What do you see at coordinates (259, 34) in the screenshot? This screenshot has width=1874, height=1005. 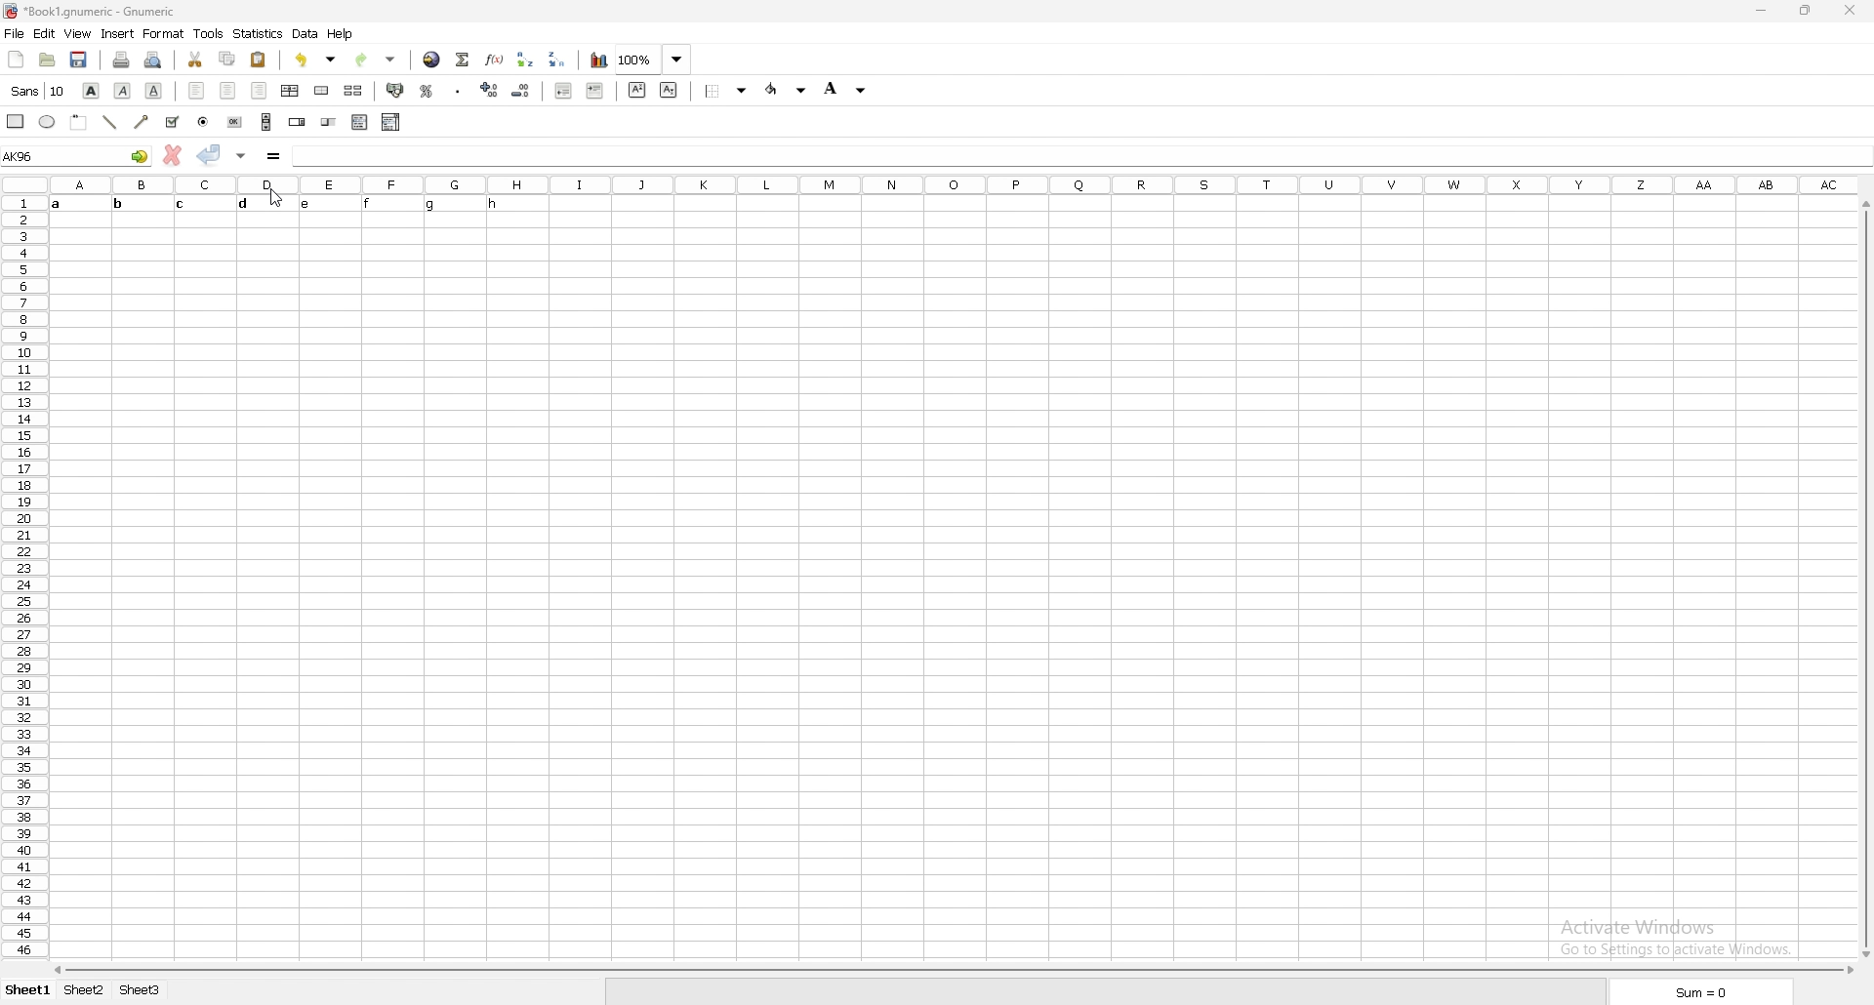 I see `statistics` at bounding box center [259, 34].